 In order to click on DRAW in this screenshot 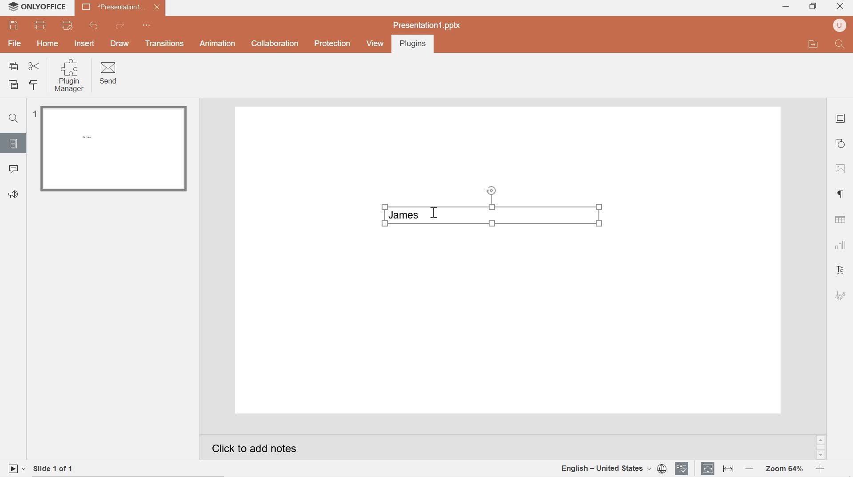, I will do `click(121, 44)`.